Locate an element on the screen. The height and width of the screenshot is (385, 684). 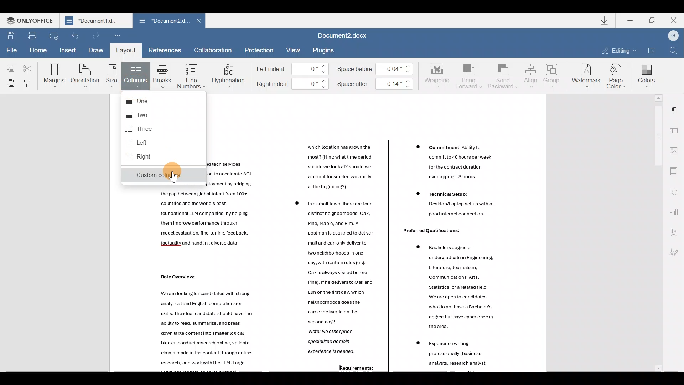
Save is located at coordinates (9, 36).